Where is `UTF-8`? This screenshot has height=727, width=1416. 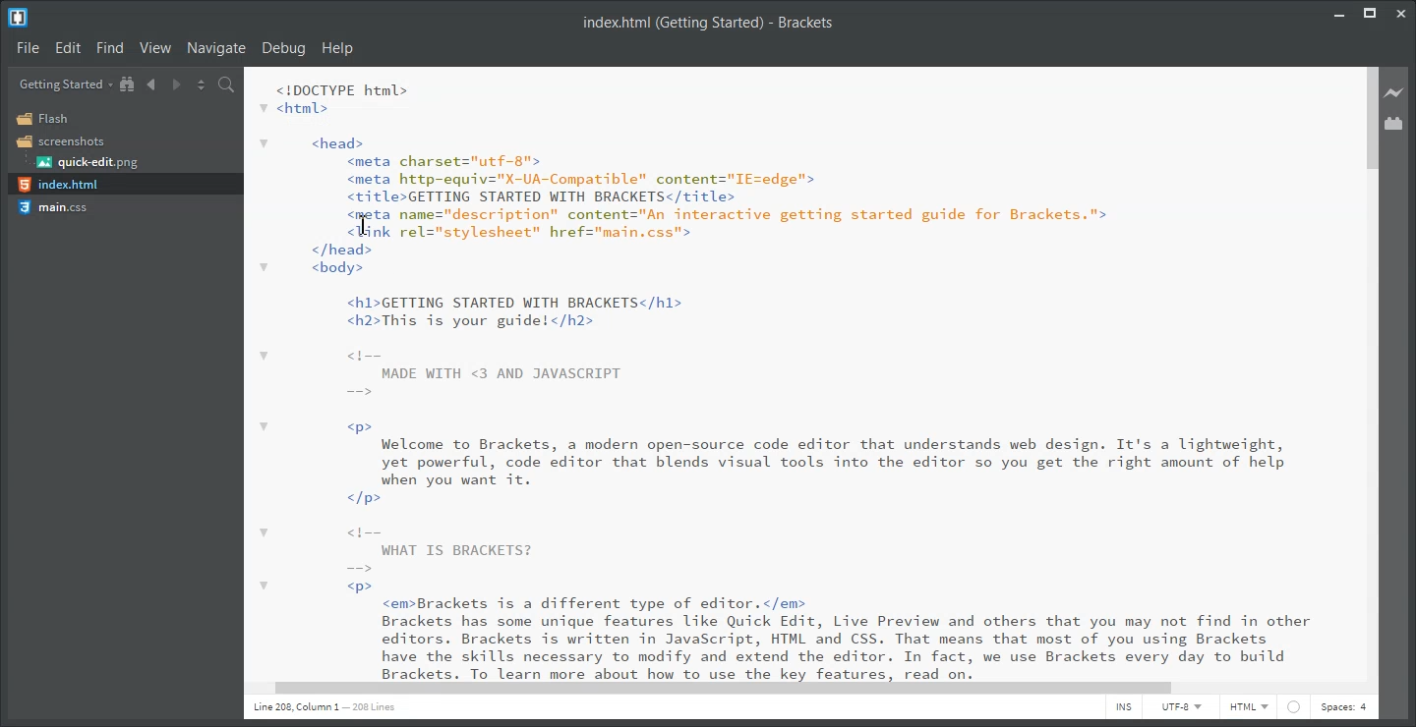
UTF-8 is located at coordinates (1186, 707).